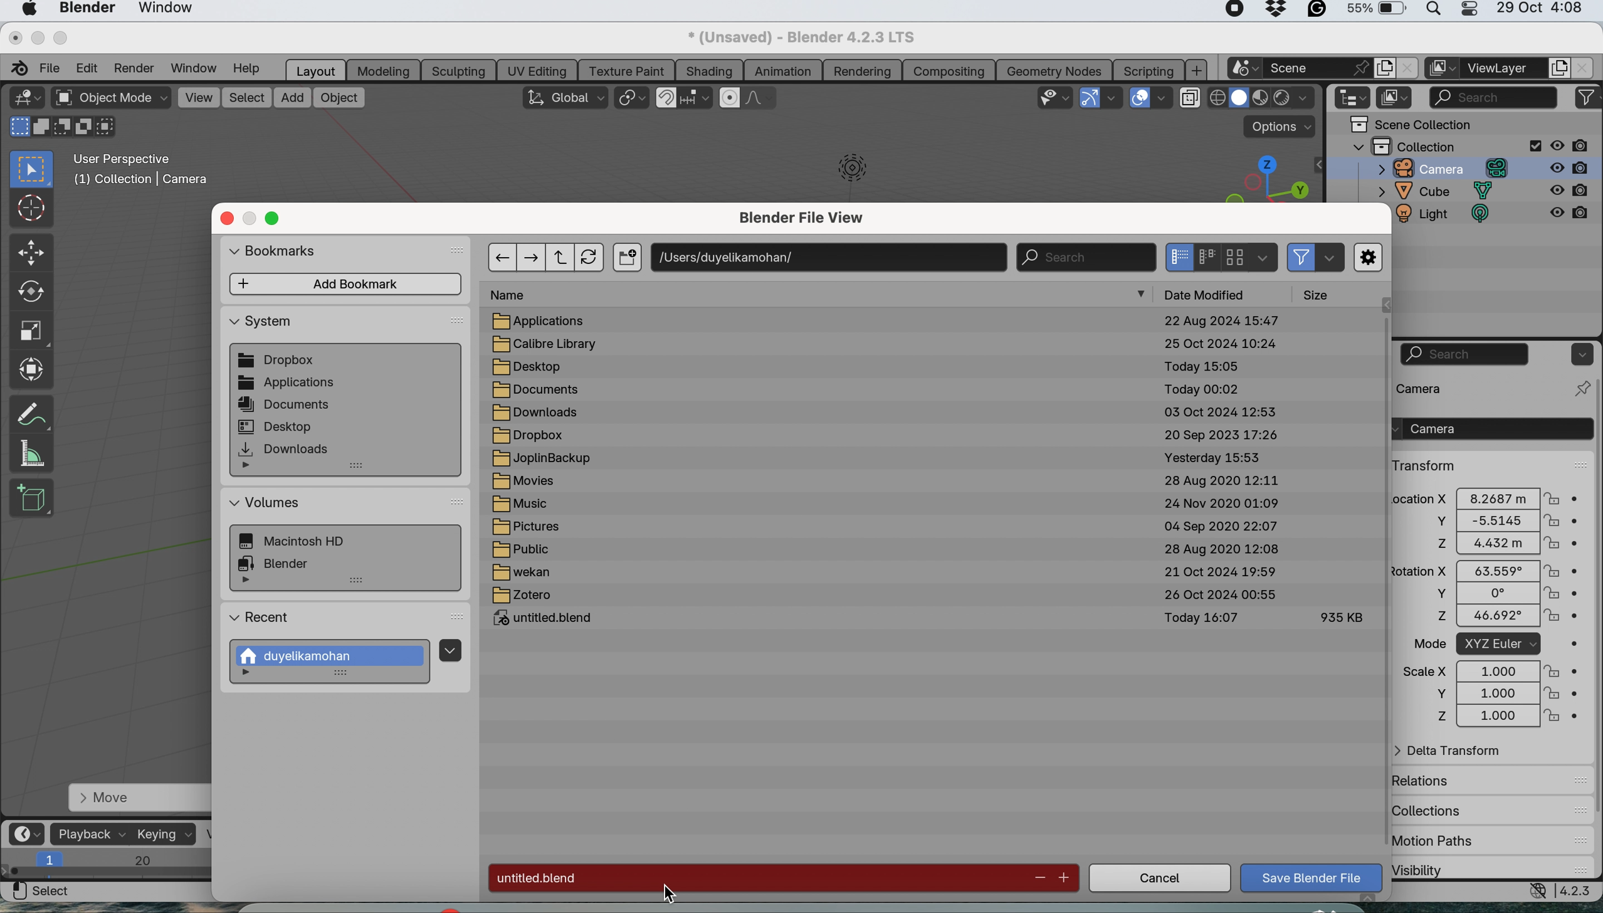  I want to click on render, so click(138, 68).